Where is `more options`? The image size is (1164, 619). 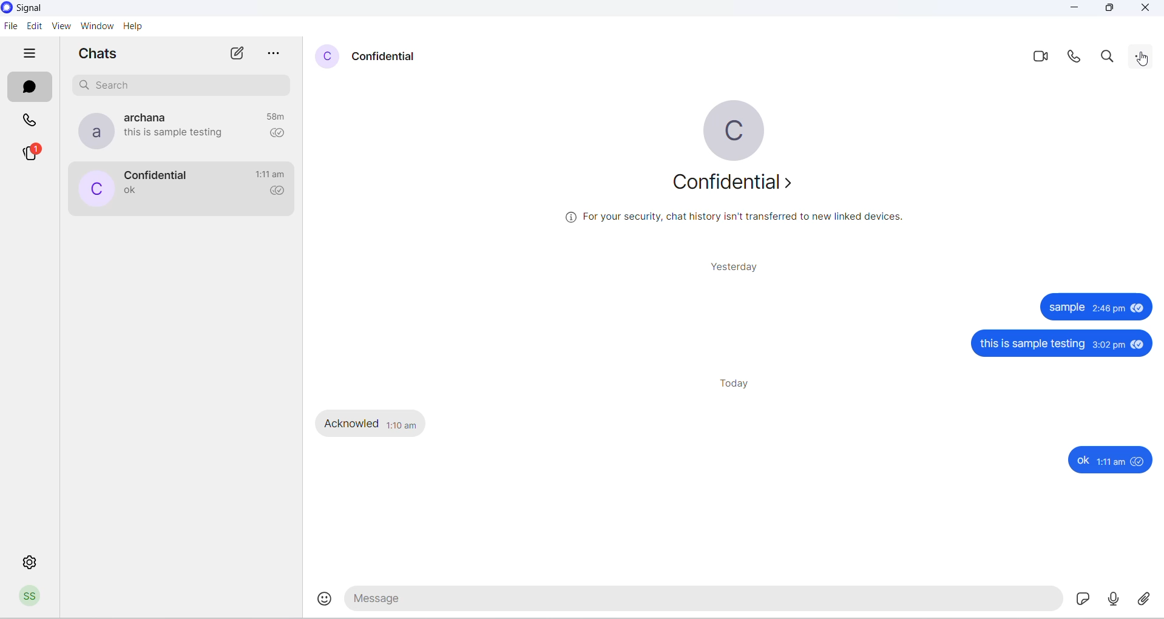 more options is located at coordinates (1145, 58).